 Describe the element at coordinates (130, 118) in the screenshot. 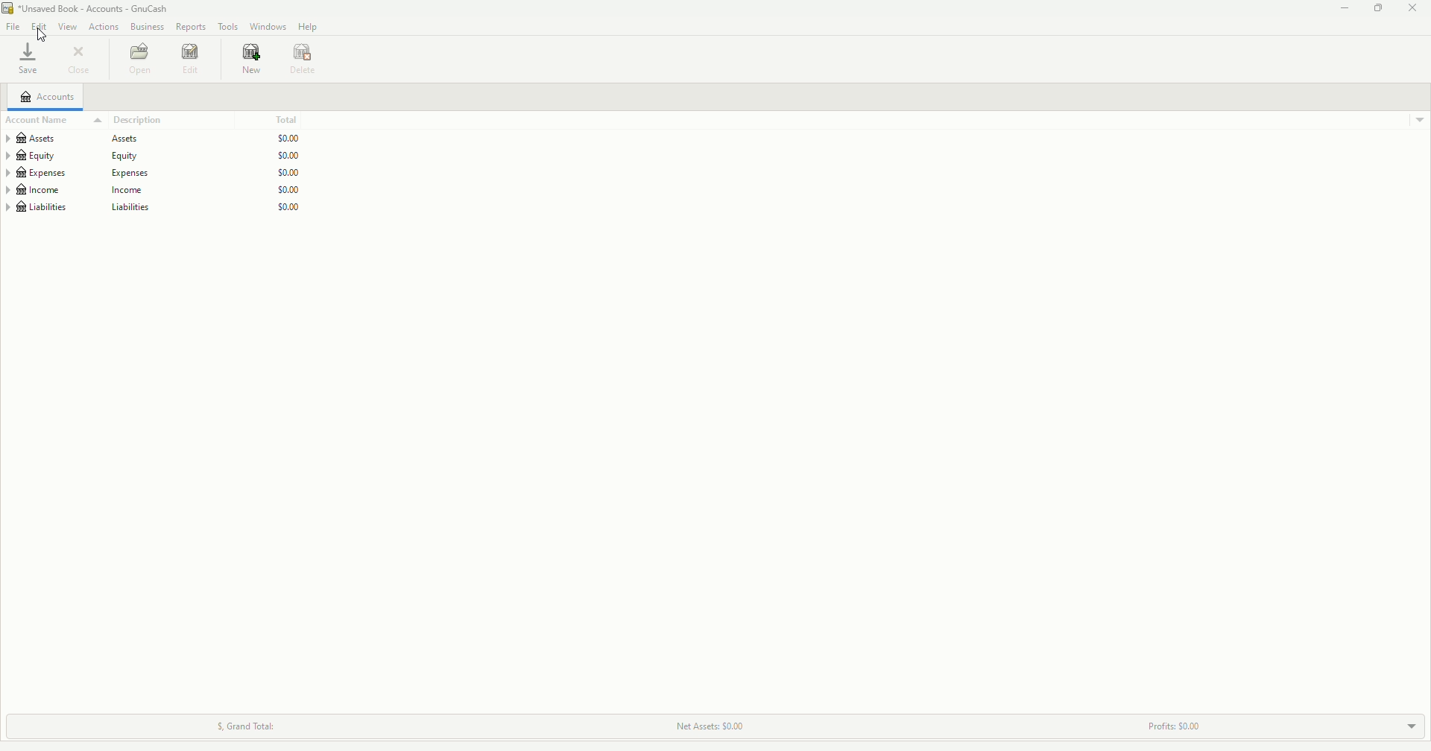

I see `Description` at that location.